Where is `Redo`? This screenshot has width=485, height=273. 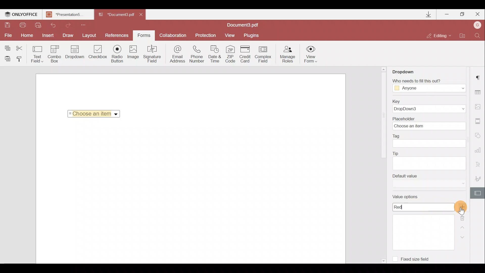 Redo is located at coordinates (68, 25).